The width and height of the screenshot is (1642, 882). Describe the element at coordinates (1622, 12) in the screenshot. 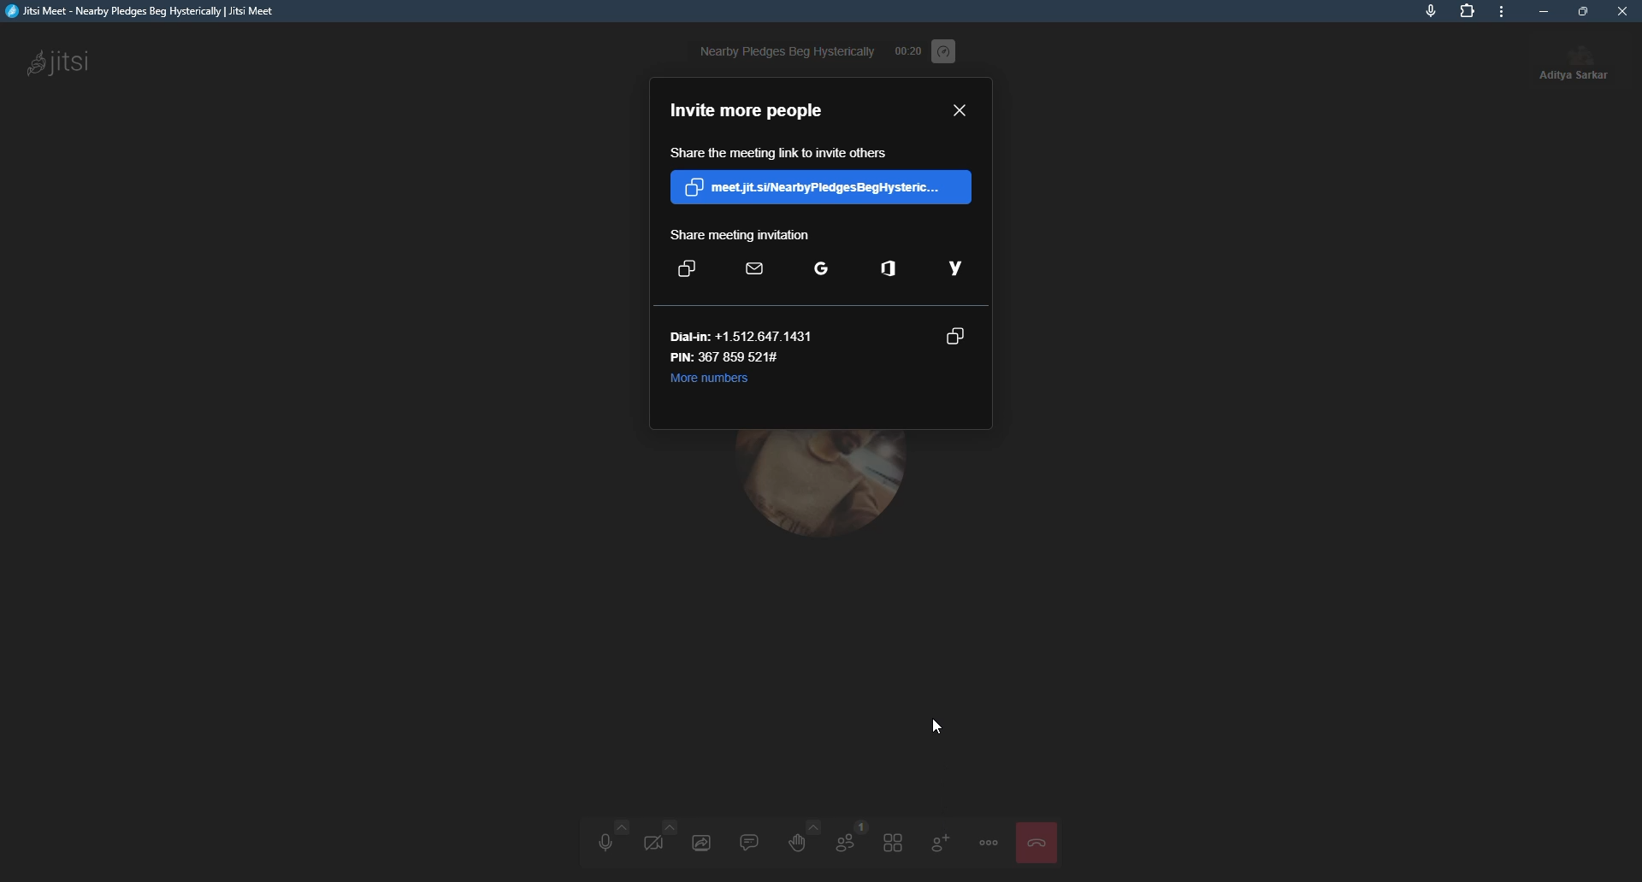

I see `close` at that location.